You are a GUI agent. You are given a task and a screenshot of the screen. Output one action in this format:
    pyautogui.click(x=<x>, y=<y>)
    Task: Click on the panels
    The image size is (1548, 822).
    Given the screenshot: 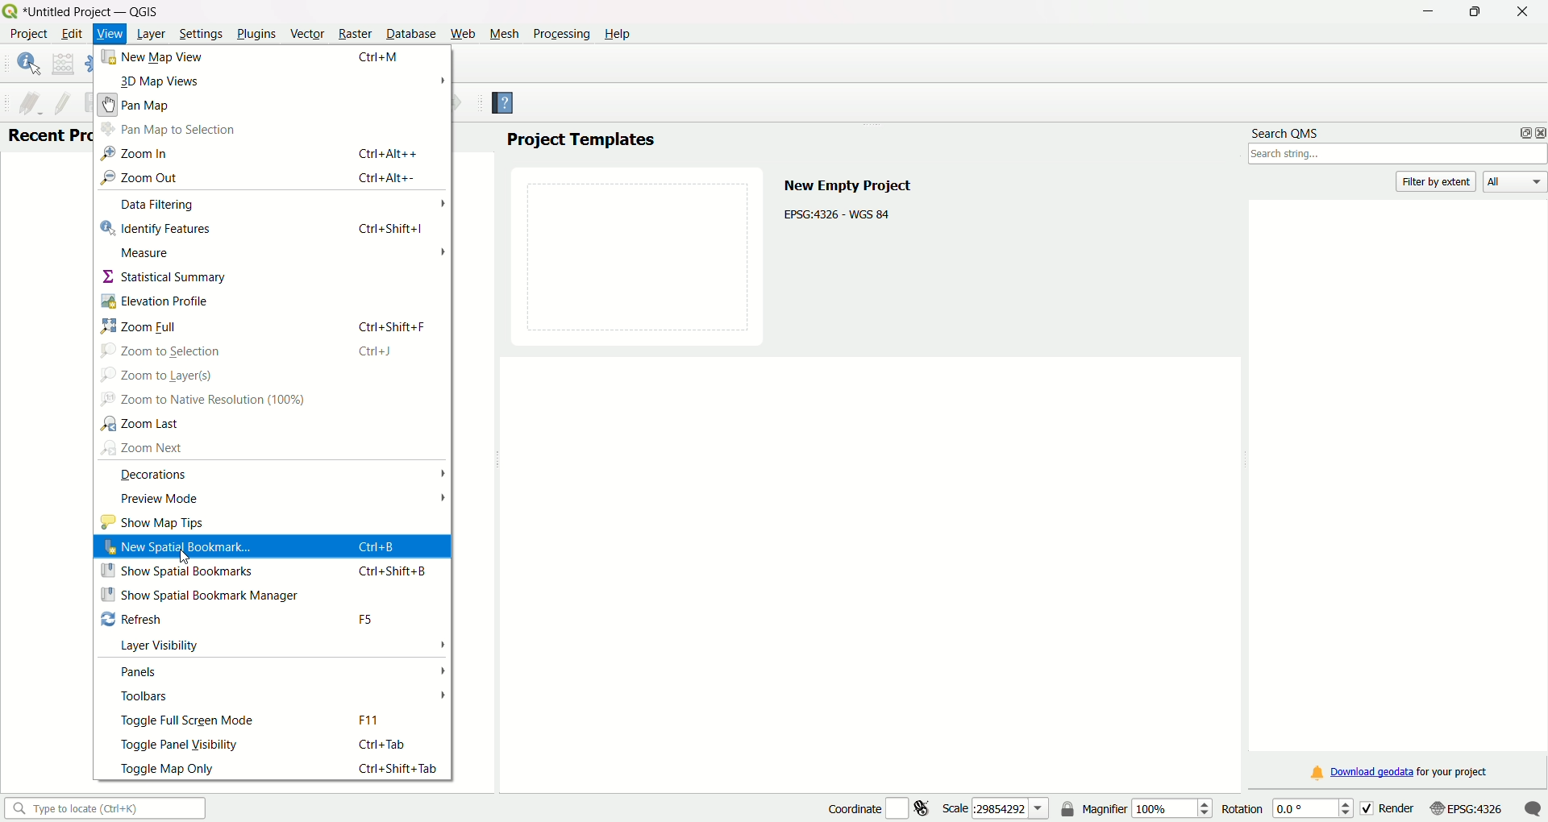 What is the action you would take?
    pyautogui.click(x=142, y=670)
    